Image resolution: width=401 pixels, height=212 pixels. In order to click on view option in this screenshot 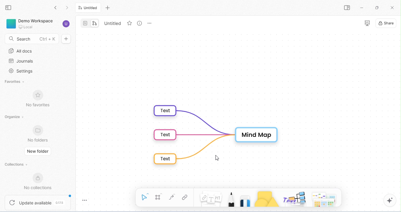, I will do `click(140, 24)`.